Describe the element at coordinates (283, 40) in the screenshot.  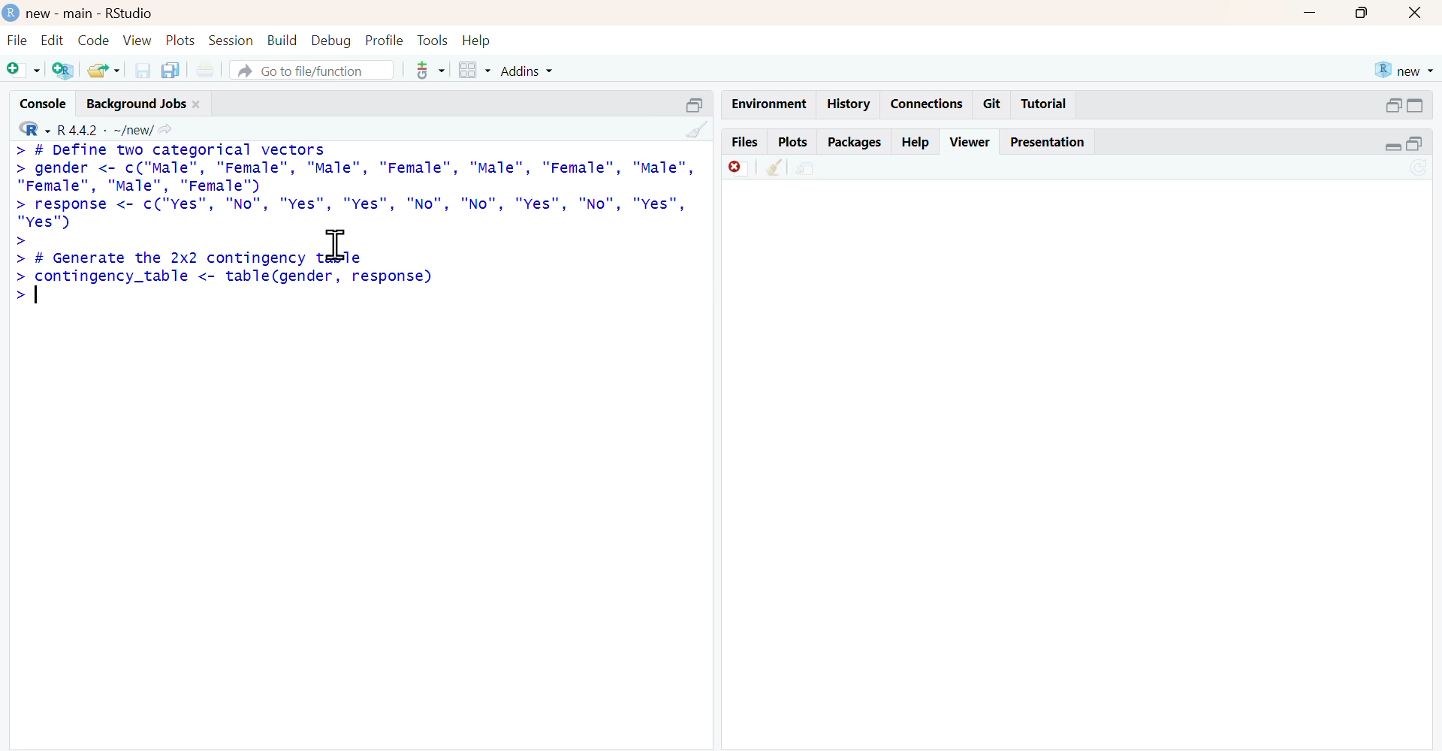
I see `build` at that location.